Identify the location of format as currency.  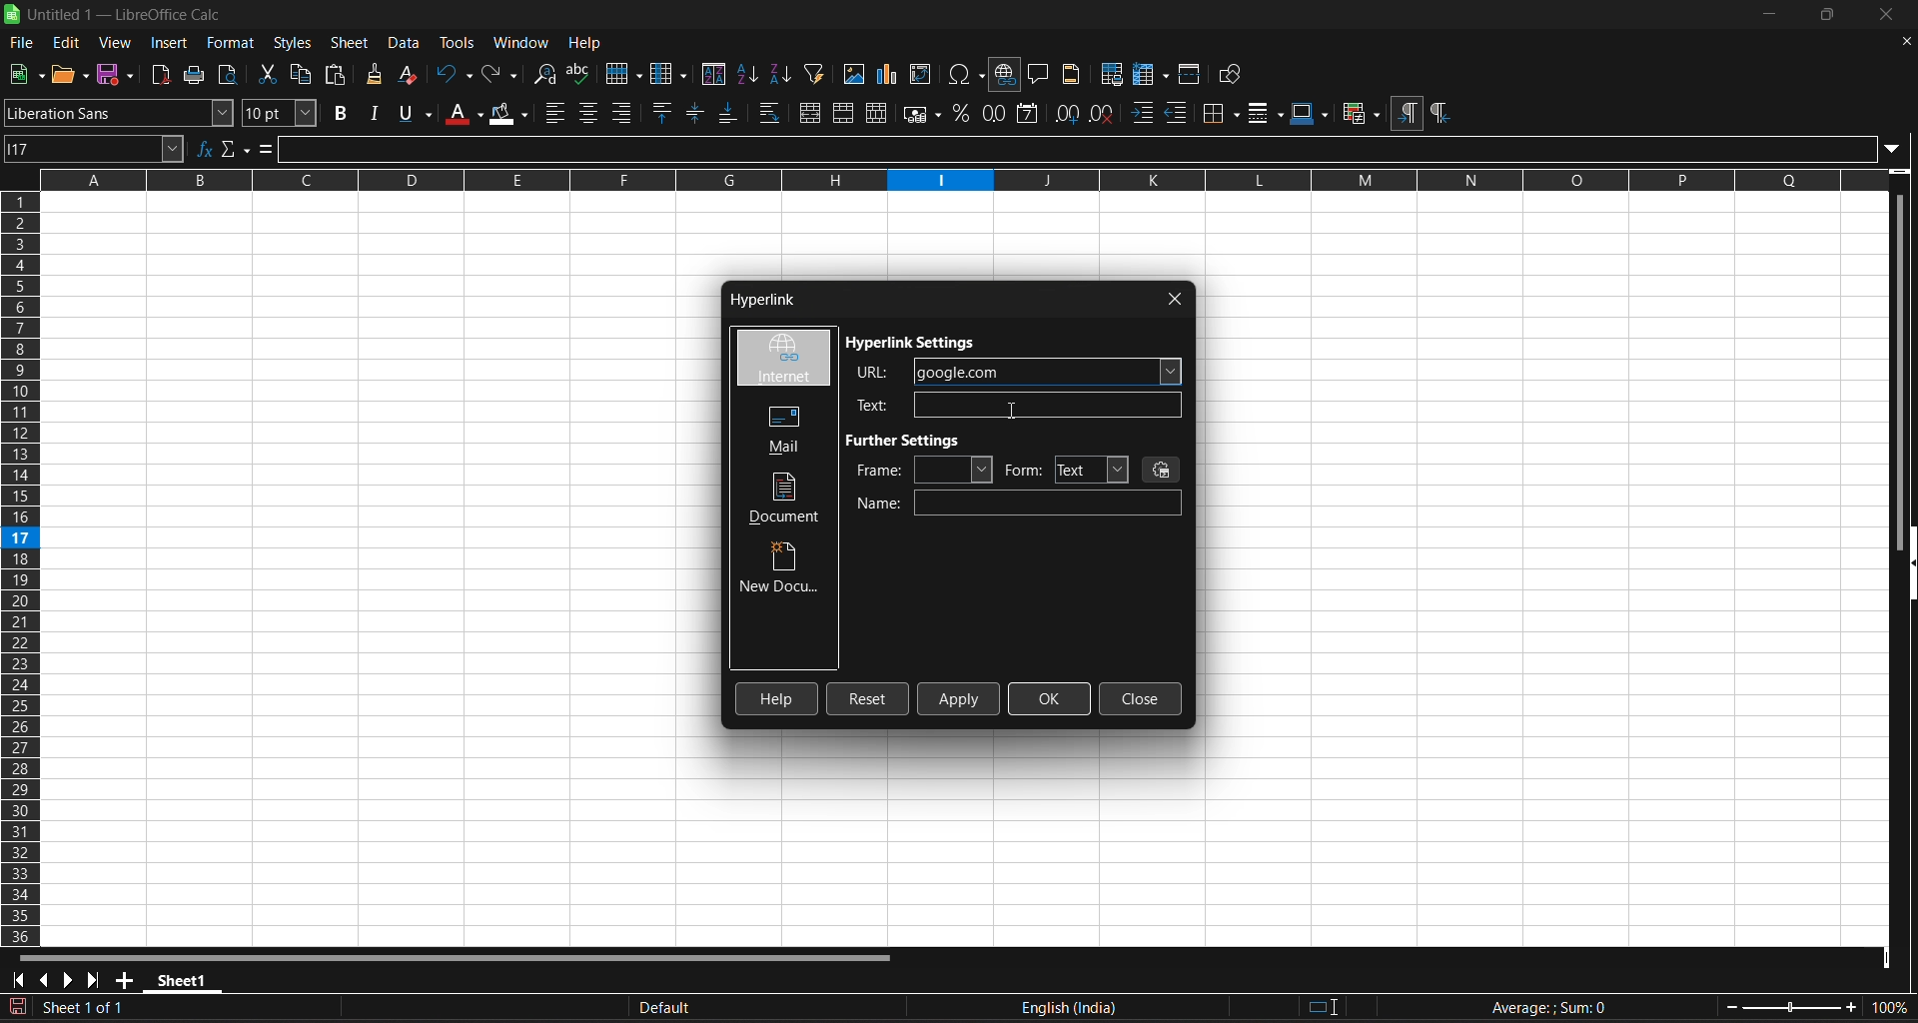
(920, 113).